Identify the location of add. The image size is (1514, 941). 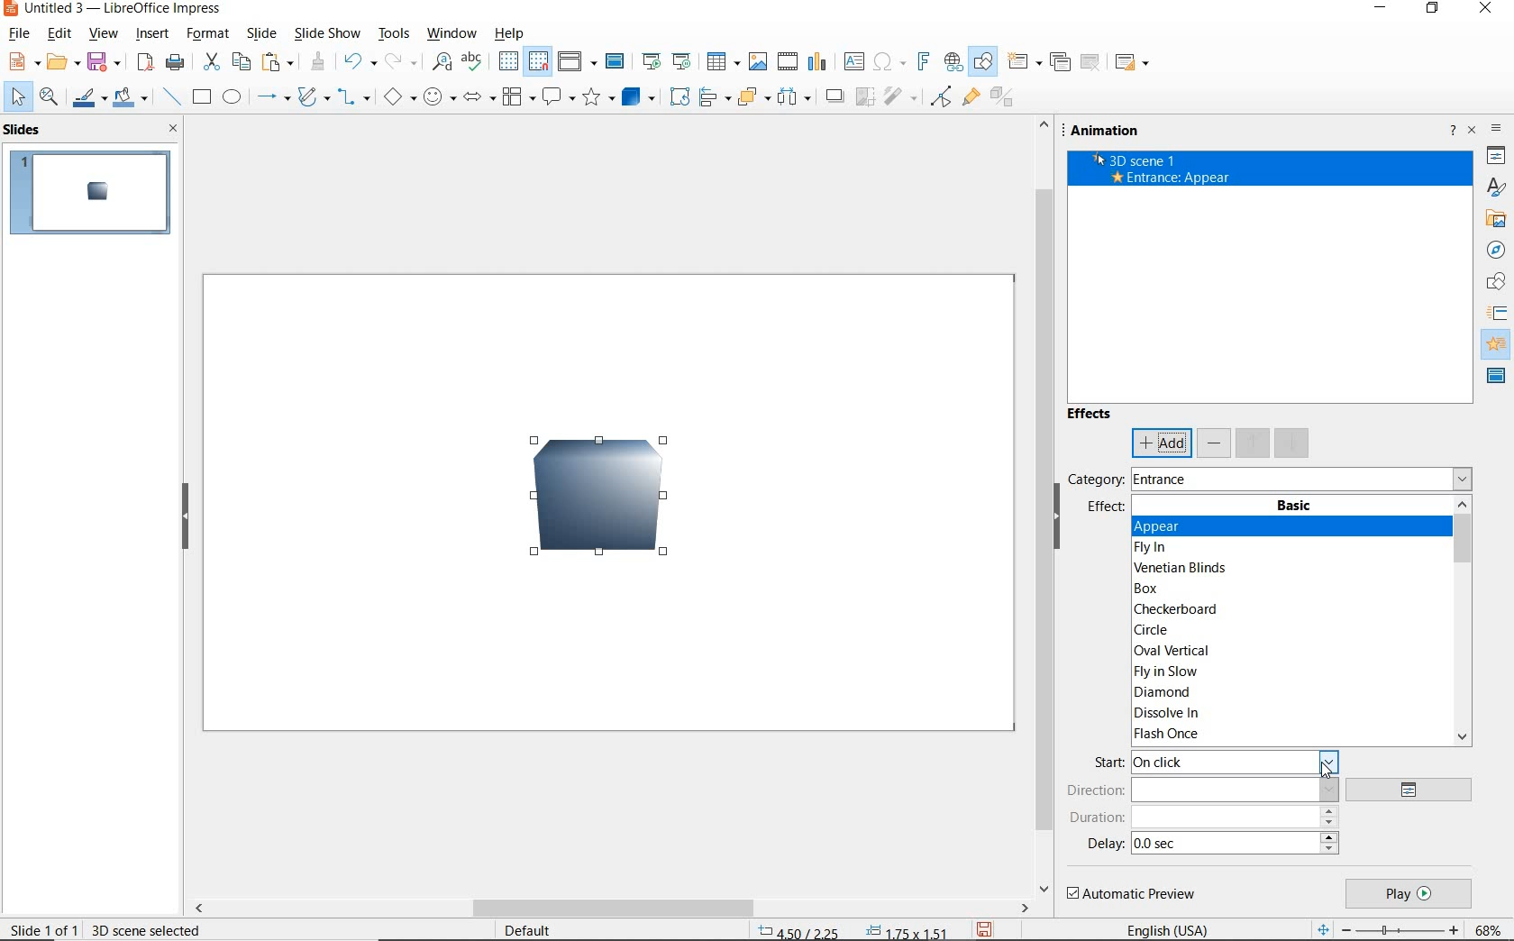
(1161, 443).